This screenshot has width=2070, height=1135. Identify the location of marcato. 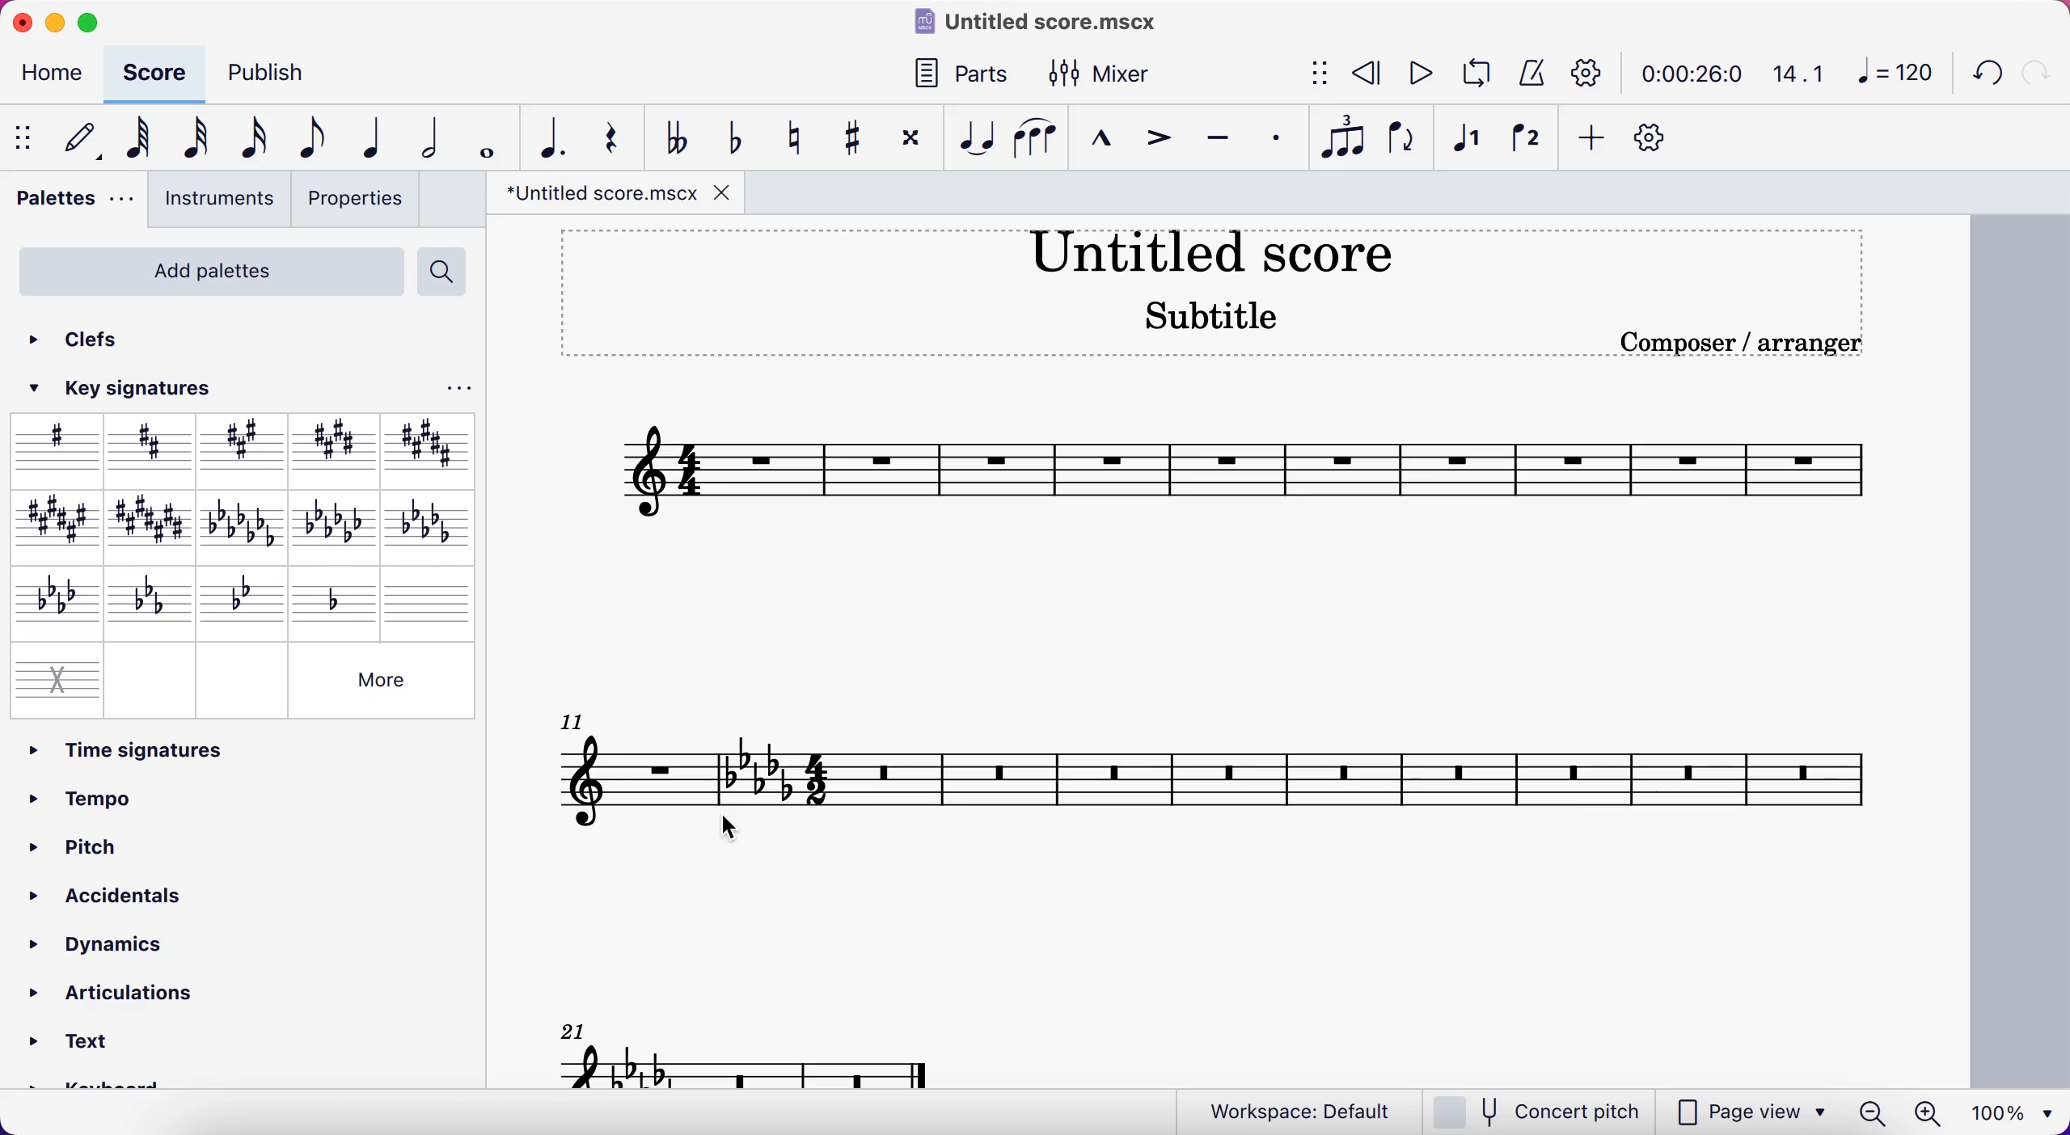
(1106, 146).